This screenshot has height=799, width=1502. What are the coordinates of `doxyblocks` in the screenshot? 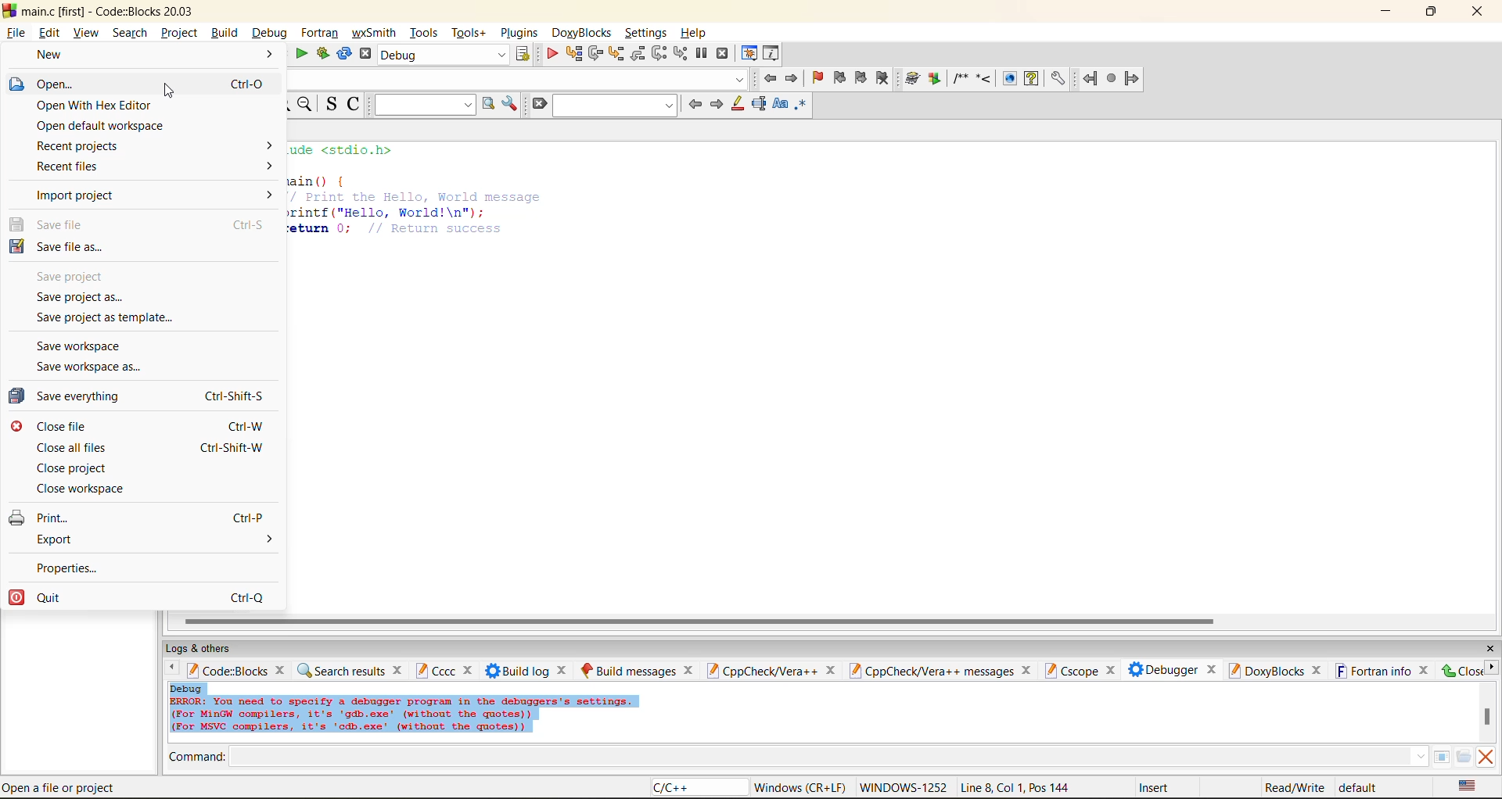 It's located at (1265, 670).